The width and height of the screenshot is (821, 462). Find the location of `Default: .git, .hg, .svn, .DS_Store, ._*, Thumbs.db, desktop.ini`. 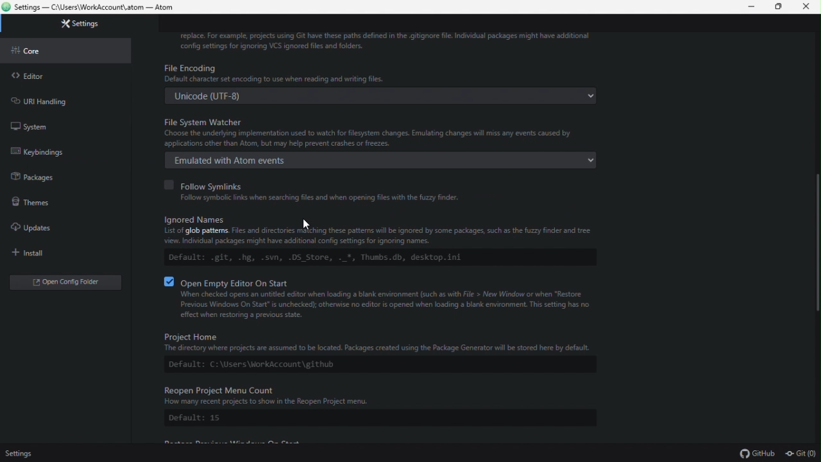

Default: .git, .hg, .svn, .DS_Store, ._*, Thumbs.db, desktop.ini is located at coordinates (310, 257).